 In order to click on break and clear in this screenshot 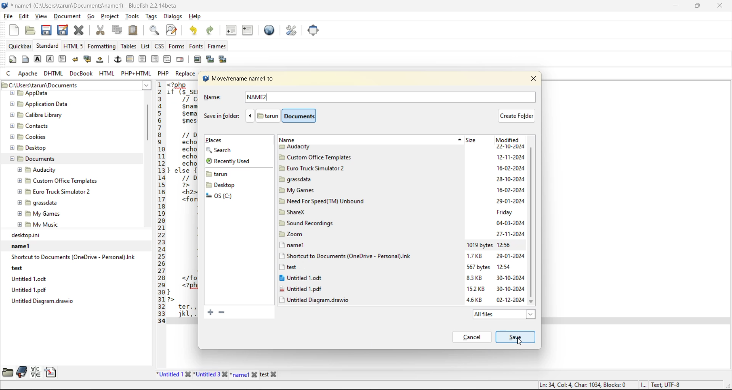, I will do `click(88, 60)`.